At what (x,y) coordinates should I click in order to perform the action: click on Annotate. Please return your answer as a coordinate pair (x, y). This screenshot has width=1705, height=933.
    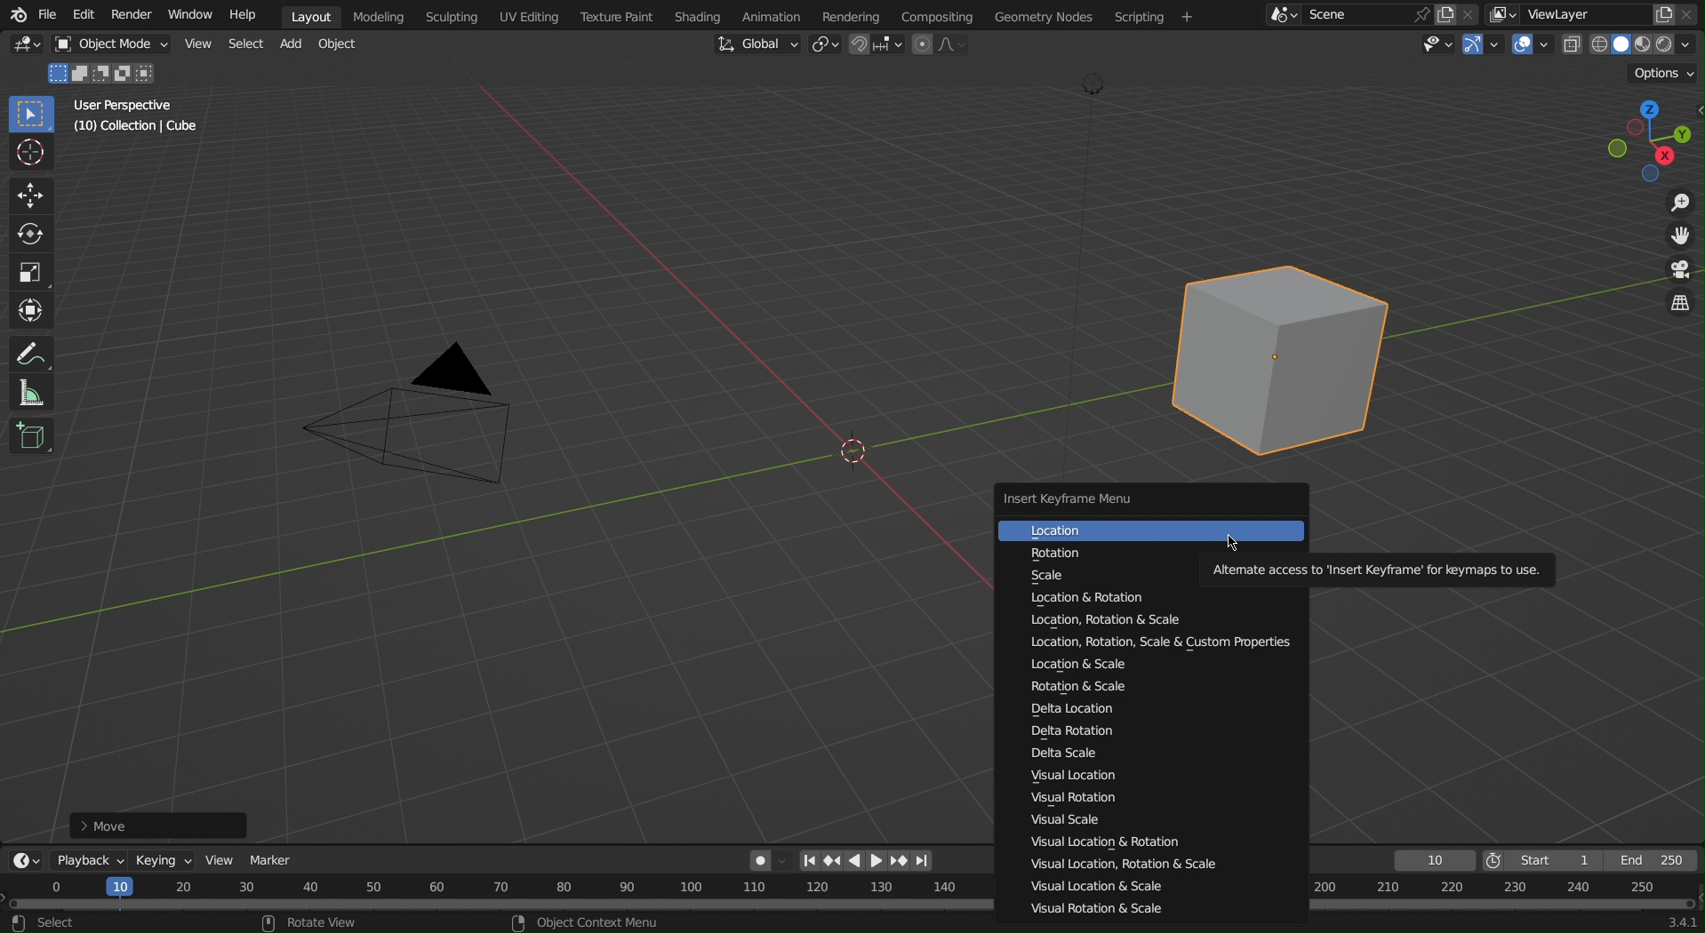
    Looking at the image, I should click on (30, 355).